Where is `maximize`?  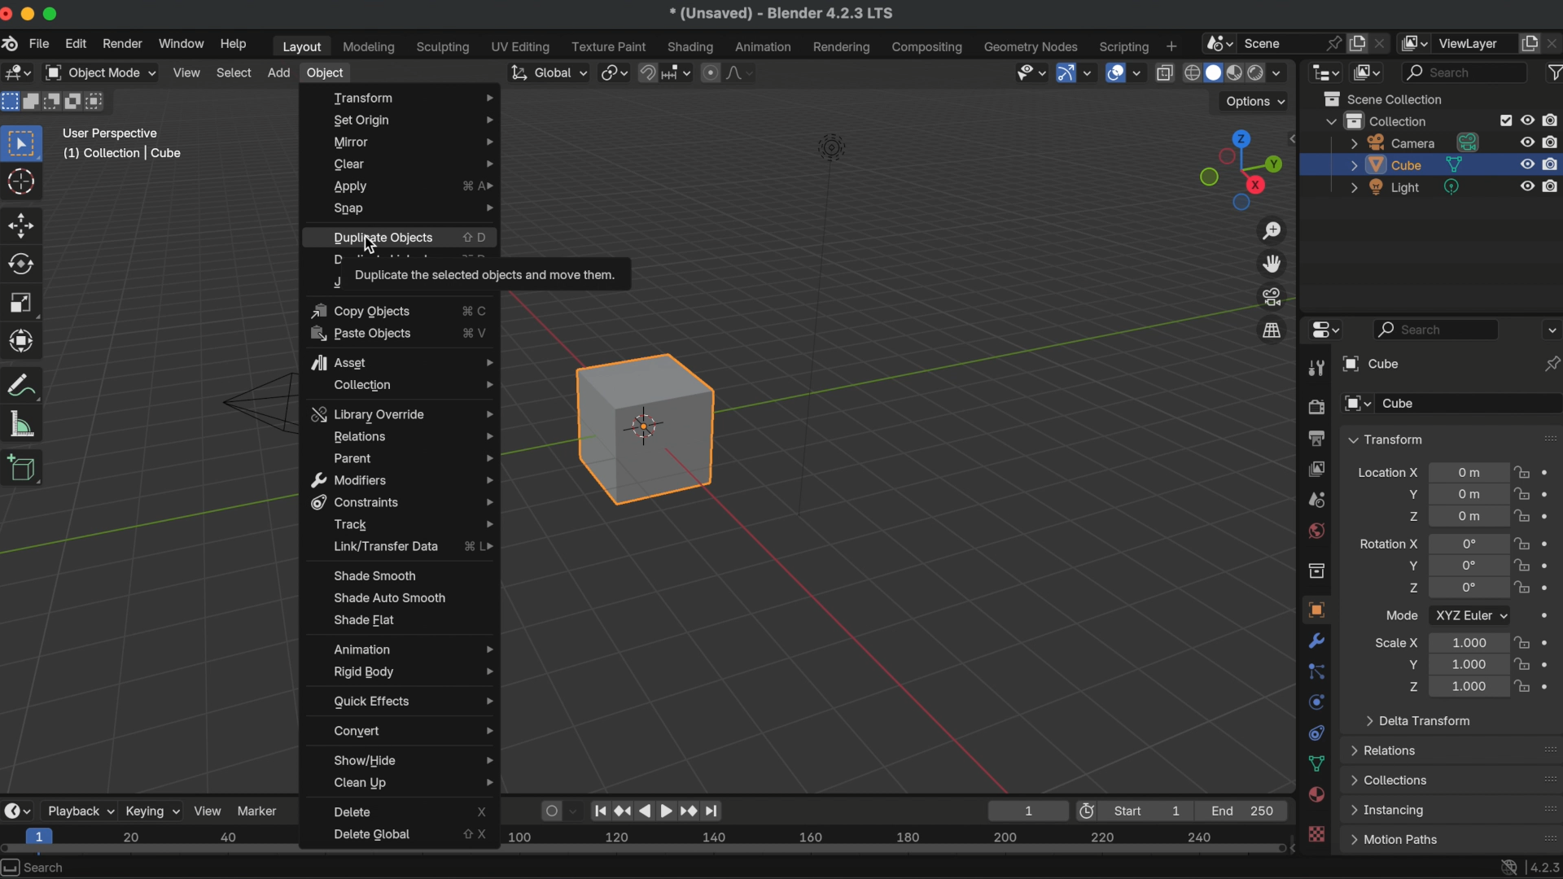
maximize is located at coordinates (53, 13).